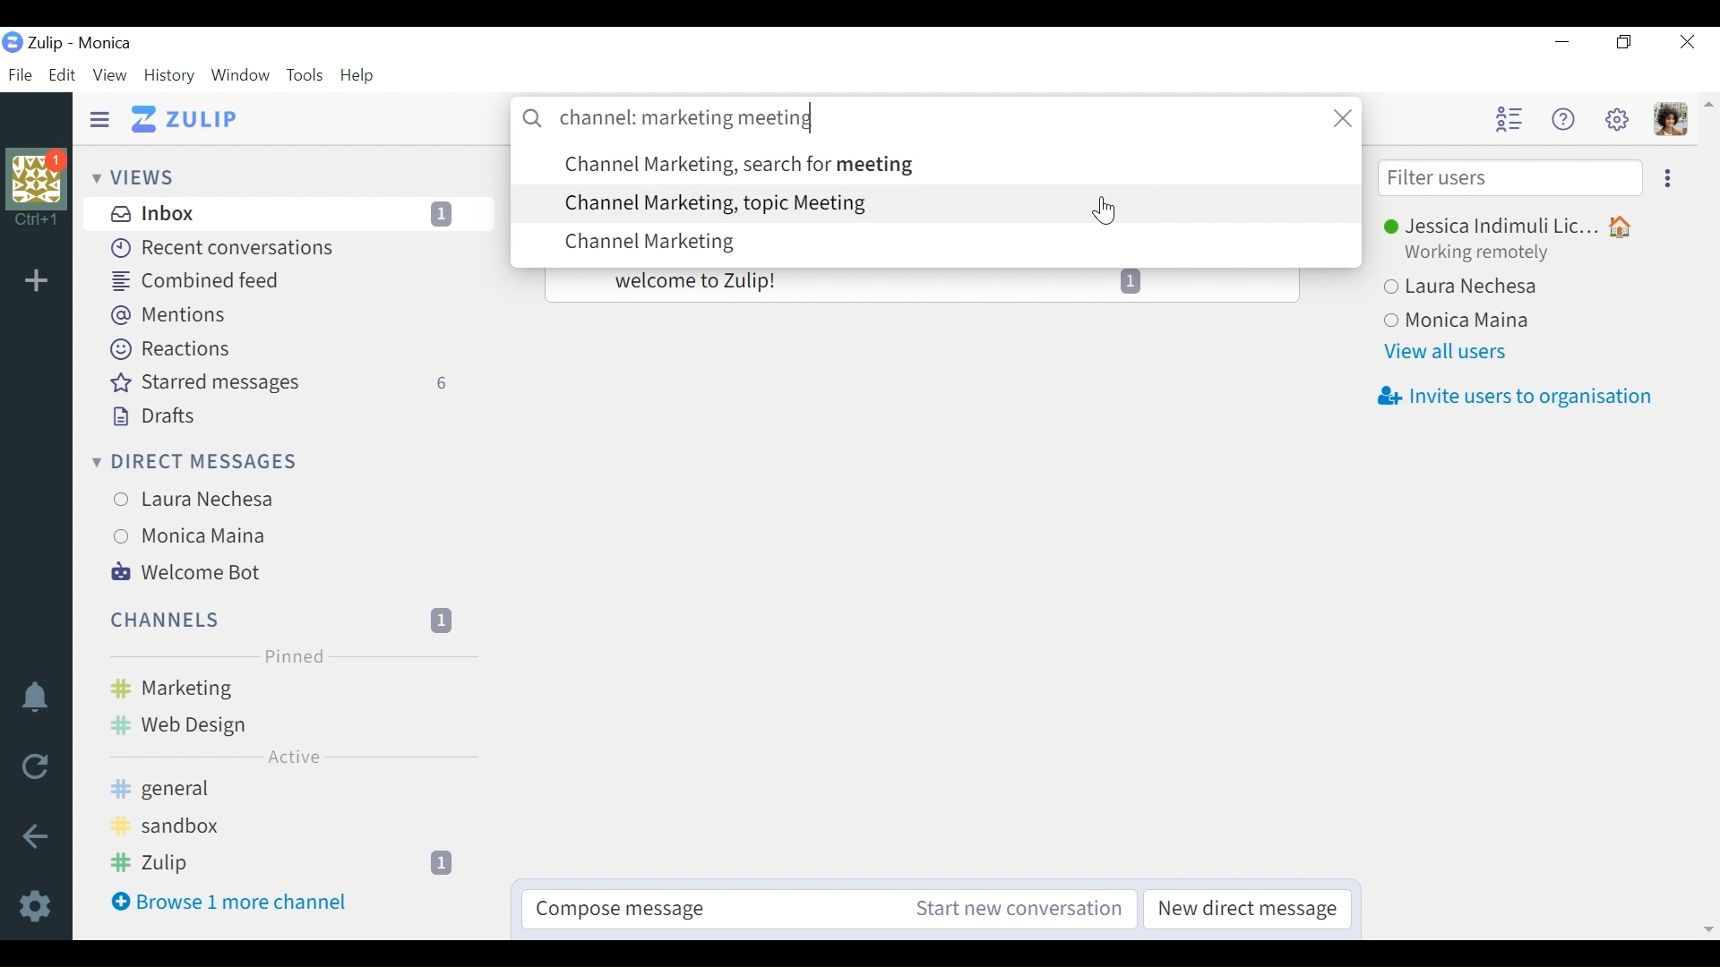 This screenshot has height=967, width=1720. Describe the element at coordinates (1708, 520) in the screenshot. I see `vertical scrollbar` at that location.